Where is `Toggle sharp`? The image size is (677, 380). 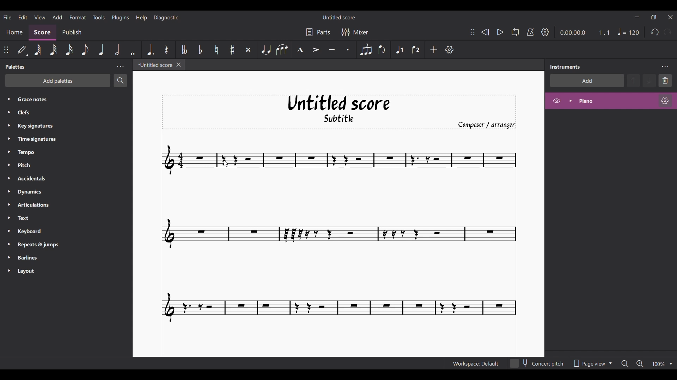 Toggle sharp is located at coordinates (232, 50).